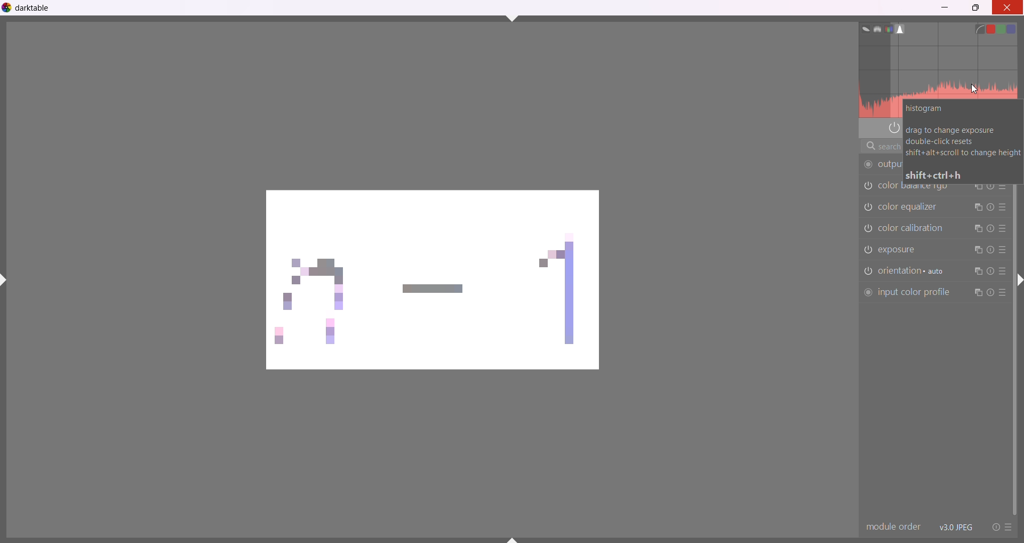 The image size is (1024, 543). Describe the element at coordinates (978, 251) in the screenshot. I see `instance` at that location.